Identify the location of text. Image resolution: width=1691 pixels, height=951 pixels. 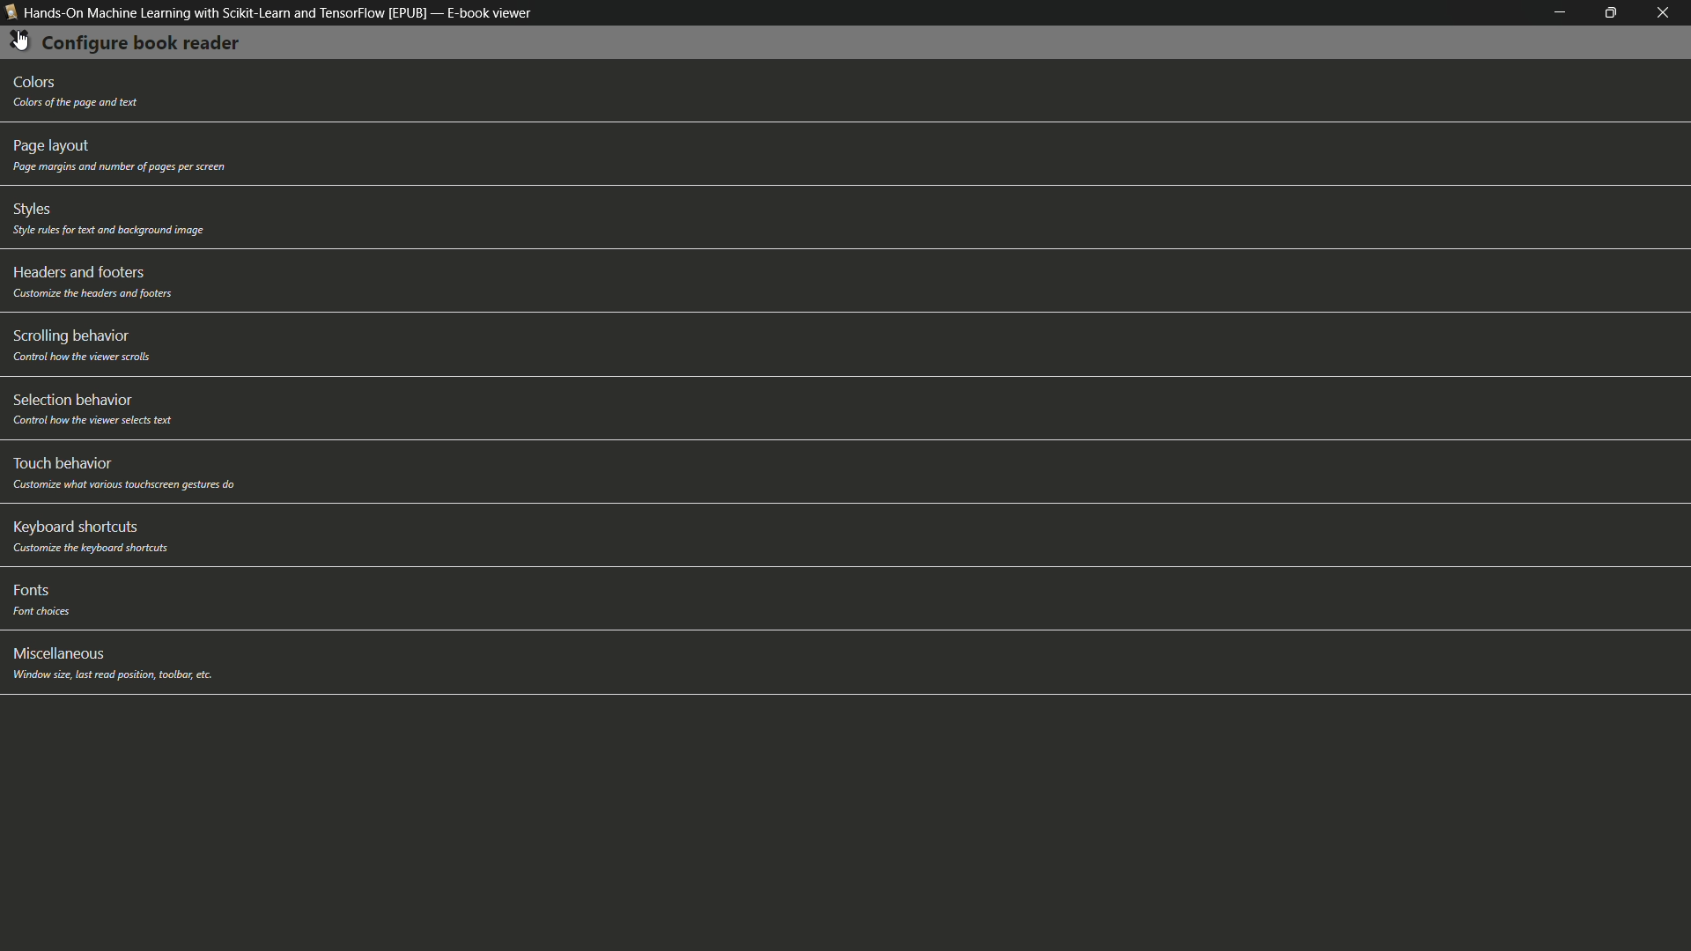
(73, 102).